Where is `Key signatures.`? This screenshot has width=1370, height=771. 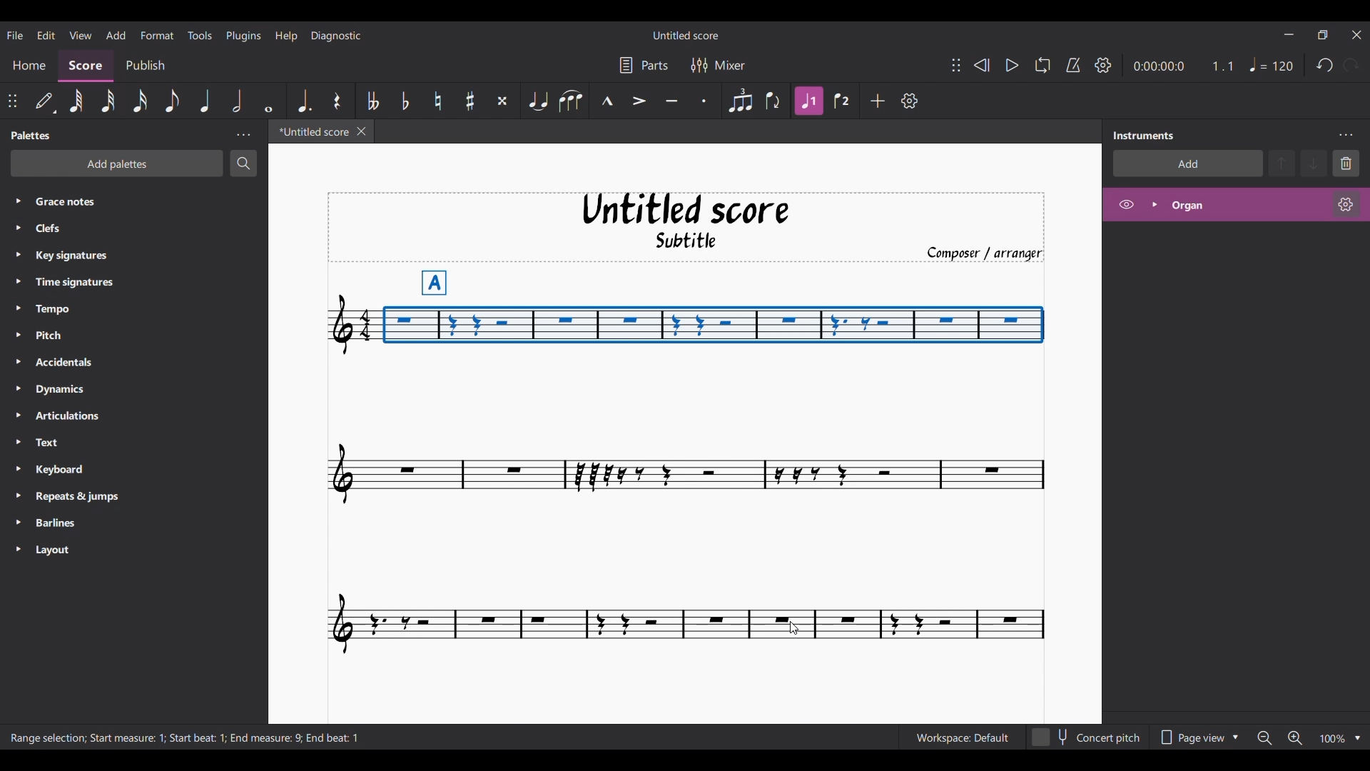
Key signatures. is located at coordinates (83, 257).